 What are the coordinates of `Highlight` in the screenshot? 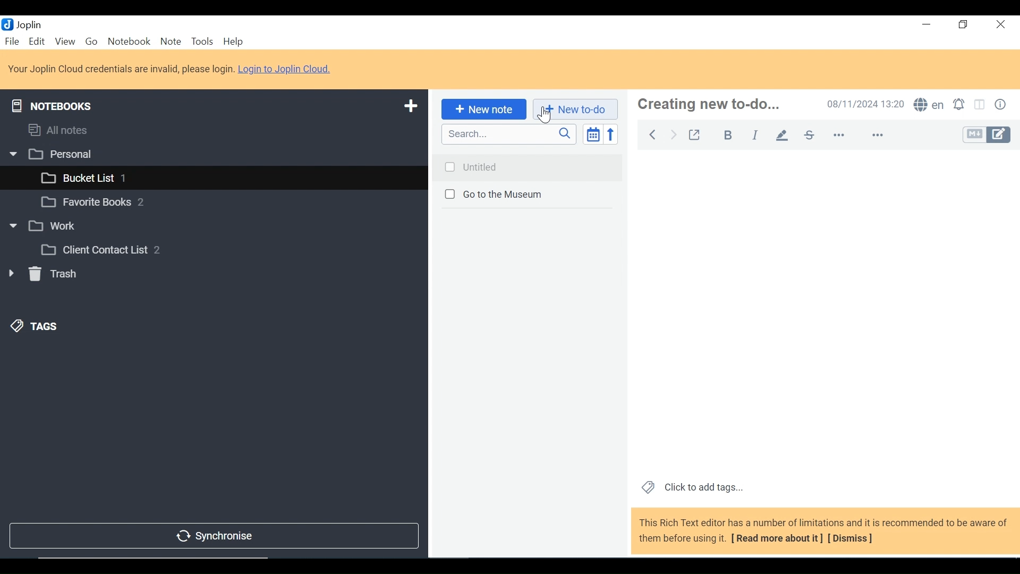 It's located at (785, 134).